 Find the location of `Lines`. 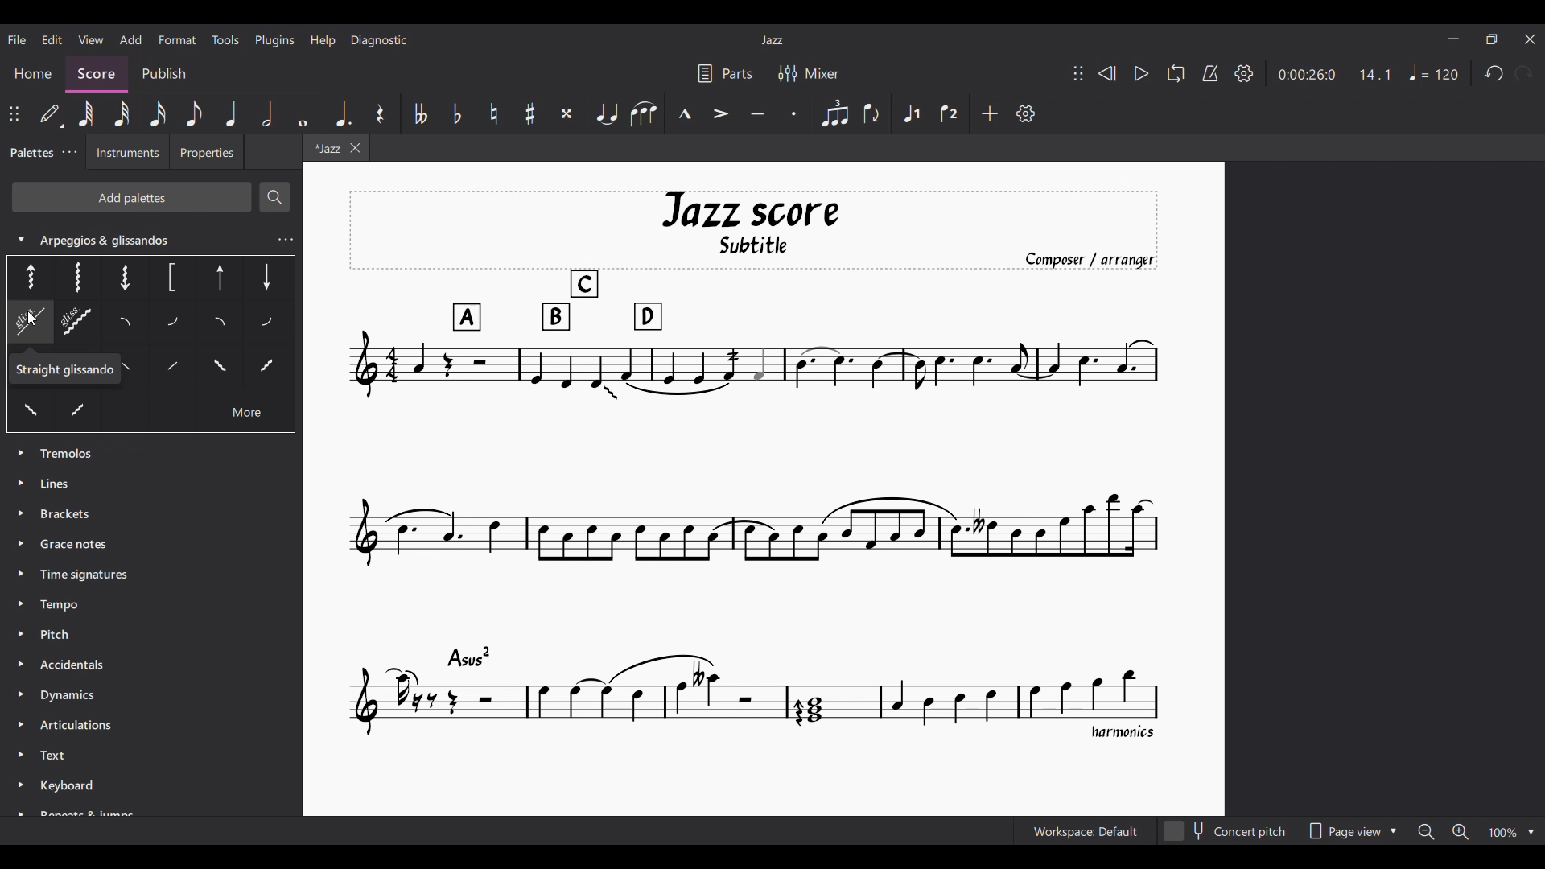

Lines is located at coordinates (69, 482).